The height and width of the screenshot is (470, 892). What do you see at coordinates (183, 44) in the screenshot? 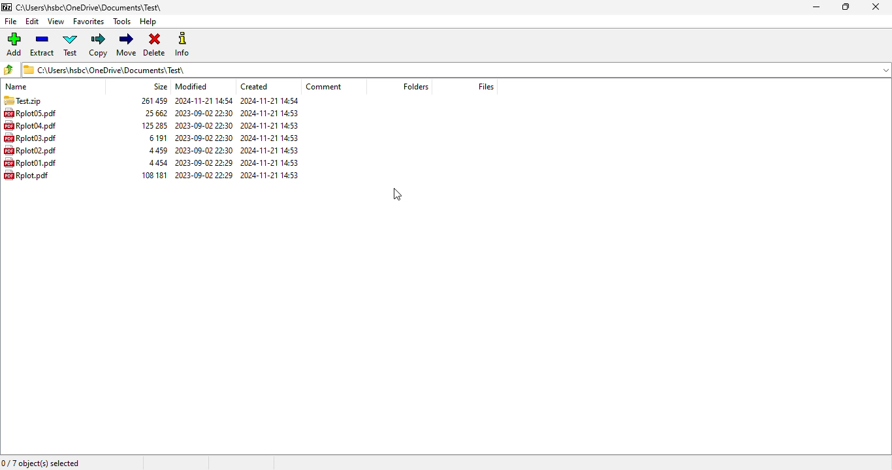
I see `info` at bounding box center [183, 44].